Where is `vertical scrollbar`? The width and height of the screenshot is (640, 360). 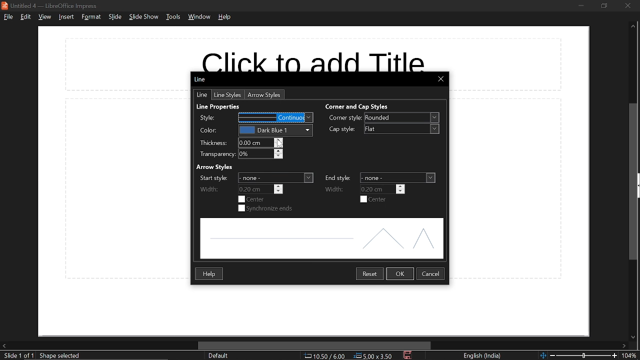 vertical scrollbar is located at coordinates (634, 181).